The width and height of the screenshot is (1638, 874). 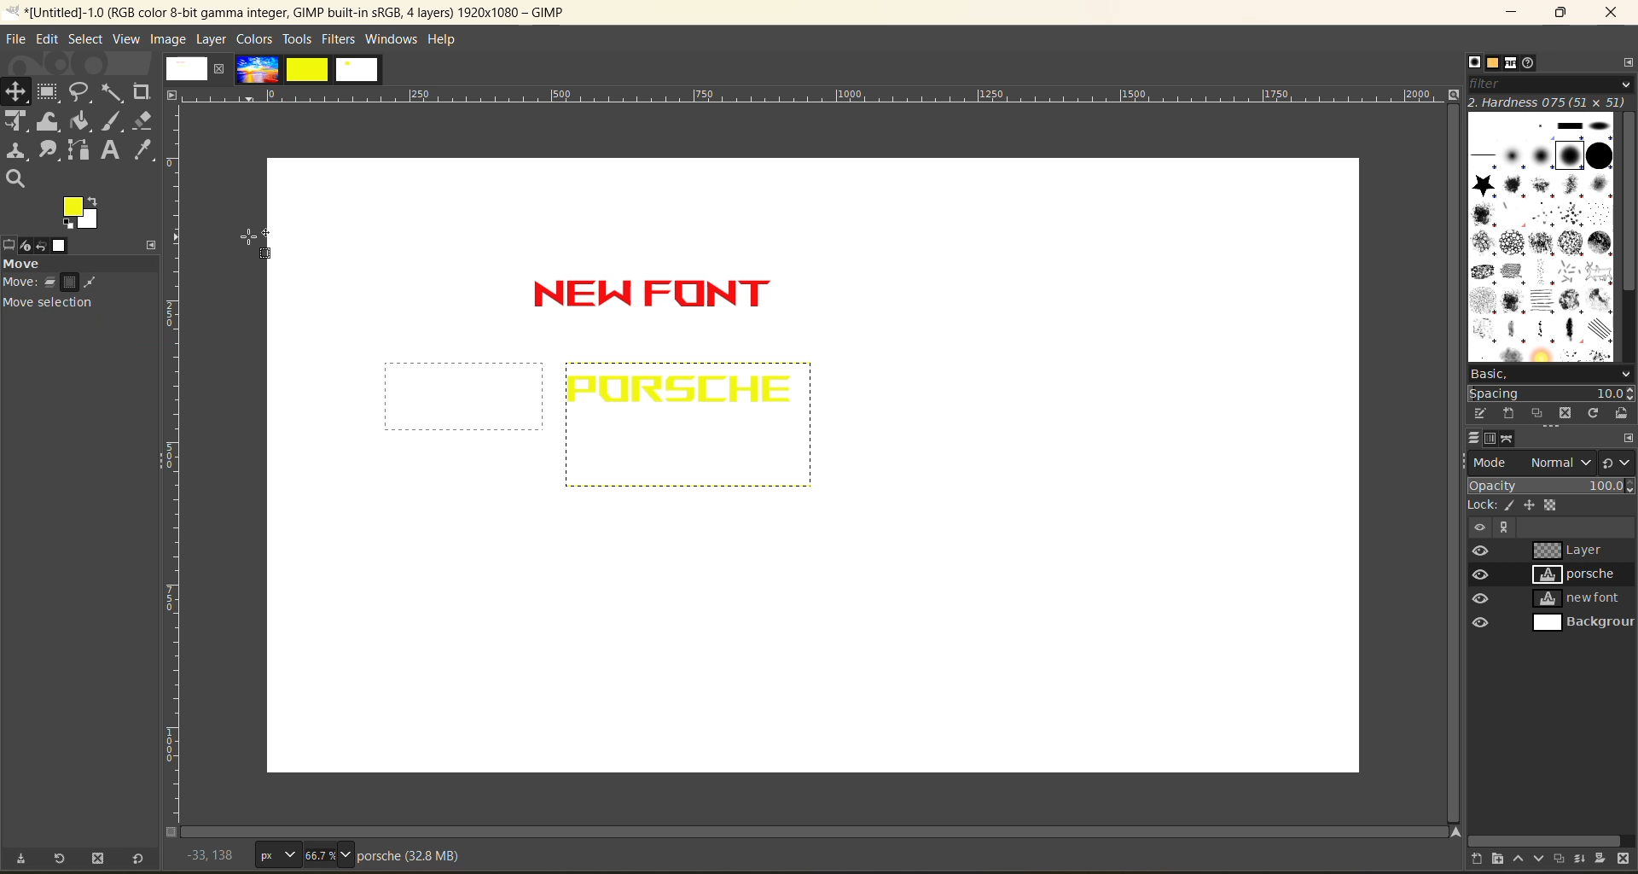 I want to click on text after action redone, so click(x=682, y=391).